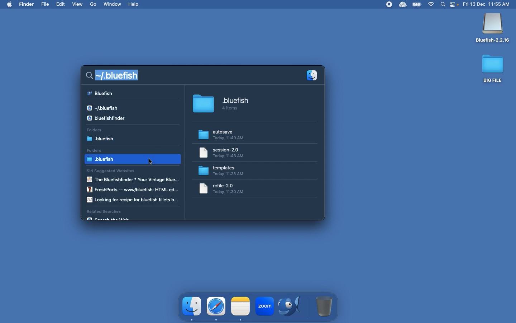 The image size is (516, 323). I want to click on Search, so click(115, 74).